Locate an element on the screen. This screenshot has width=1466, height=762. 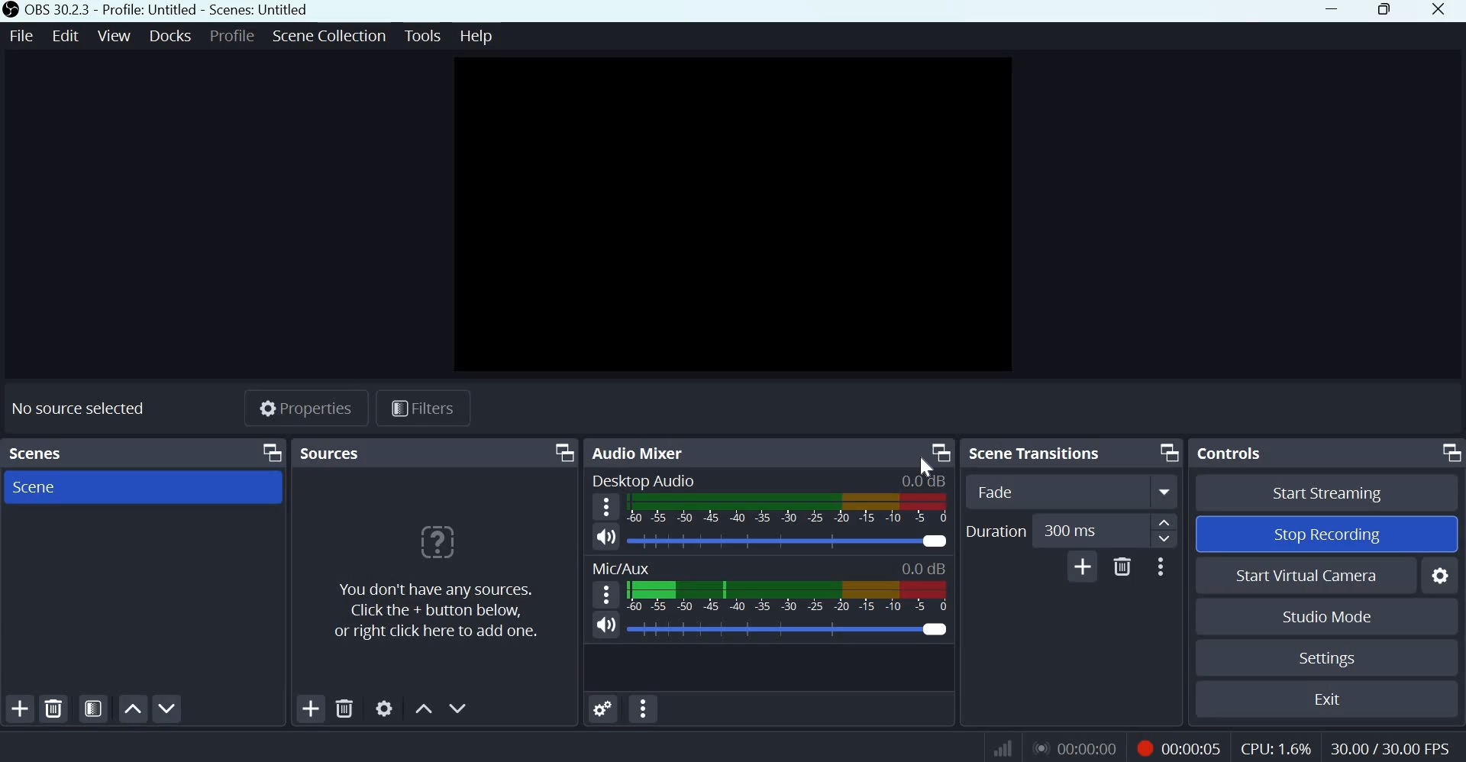
Increase is located at coordinates (1167, 521).